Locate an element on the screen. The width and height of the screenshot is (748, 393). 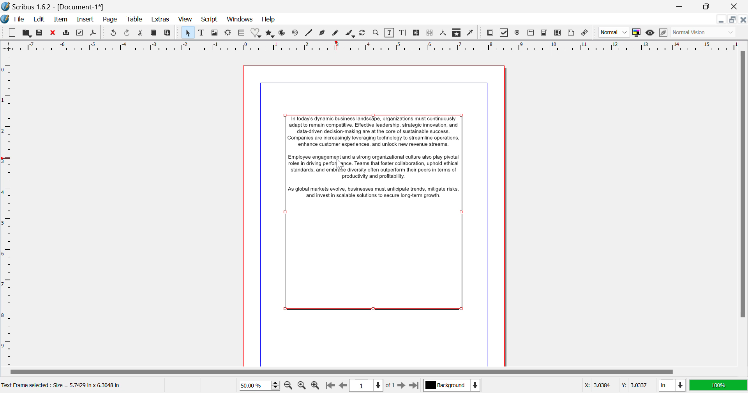
Text Frame selected : Size = 5.7425 in x 6.3048 in is located at coordinates (63, 386).